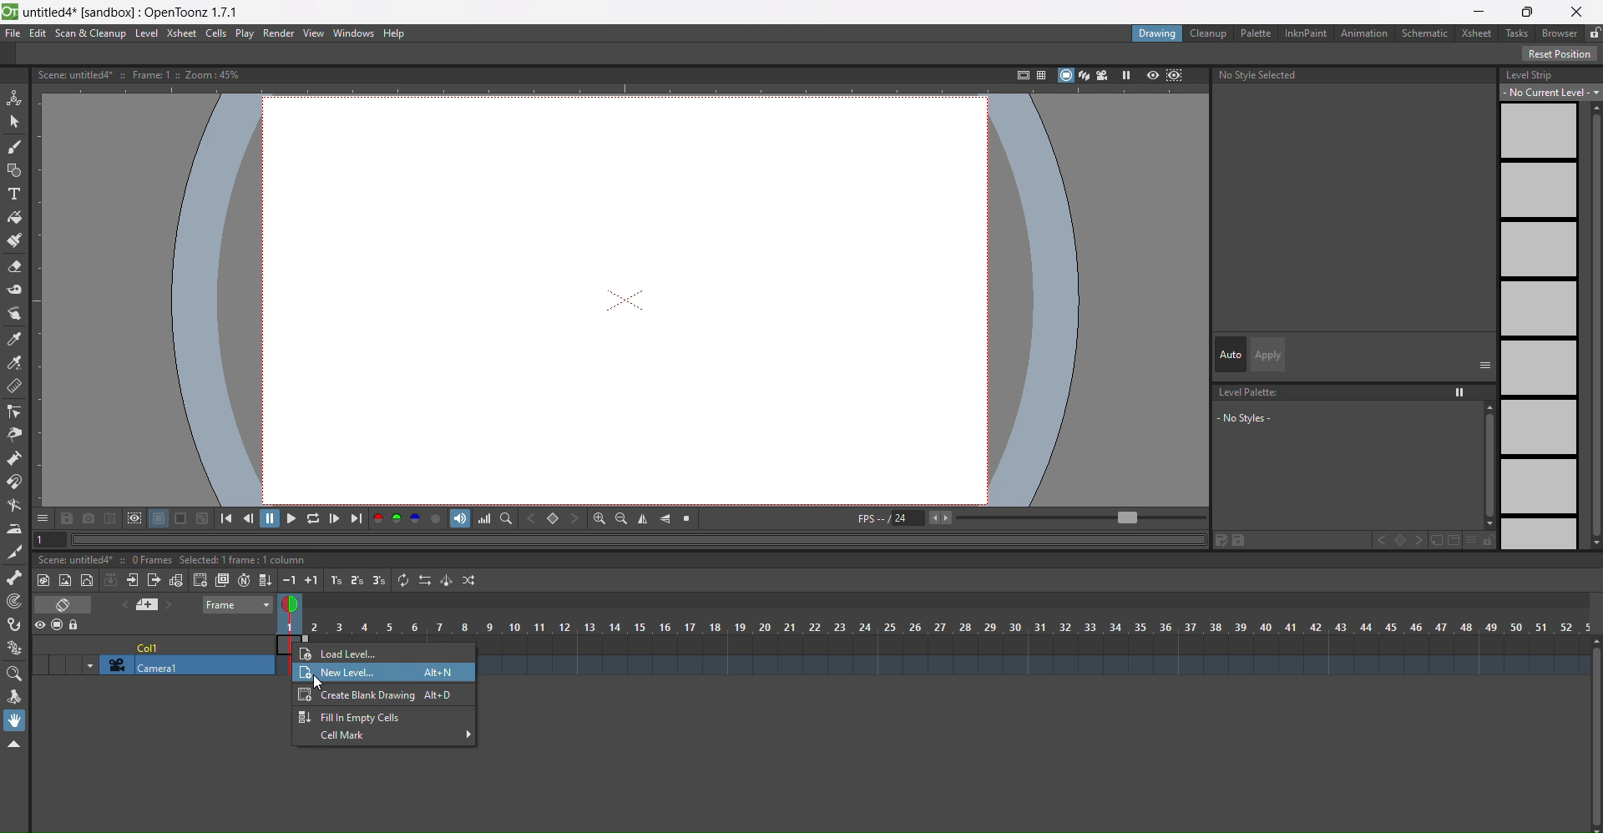 The width and height of the screenshot is (1603, 833). Describe the element at coordinates (1578, 12) in the screenshot. I see `close` at that location.